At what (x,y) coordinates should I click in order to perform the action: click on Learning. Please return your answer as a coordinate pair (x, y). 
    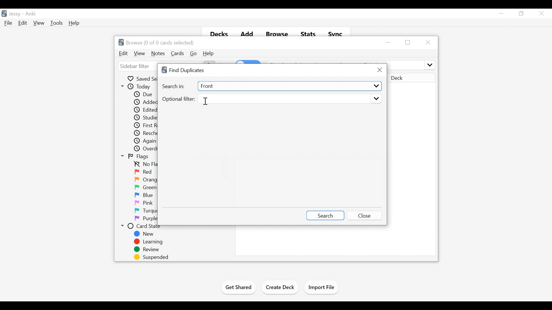
    Looking at the image, I should click on (148, 242).